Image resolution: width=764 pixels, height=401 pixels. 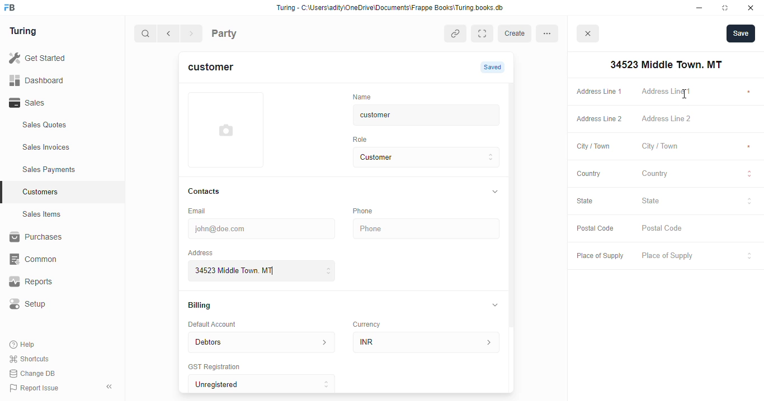 What do you see at coordinates (752, 8) in the screenshot?
I see `close` at bounding box center [752, 8].